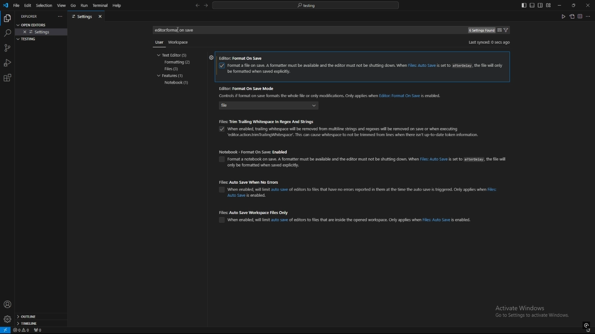 The width and height of the screenshot is (595, 334). I want to click on testing, so click(28, 39).